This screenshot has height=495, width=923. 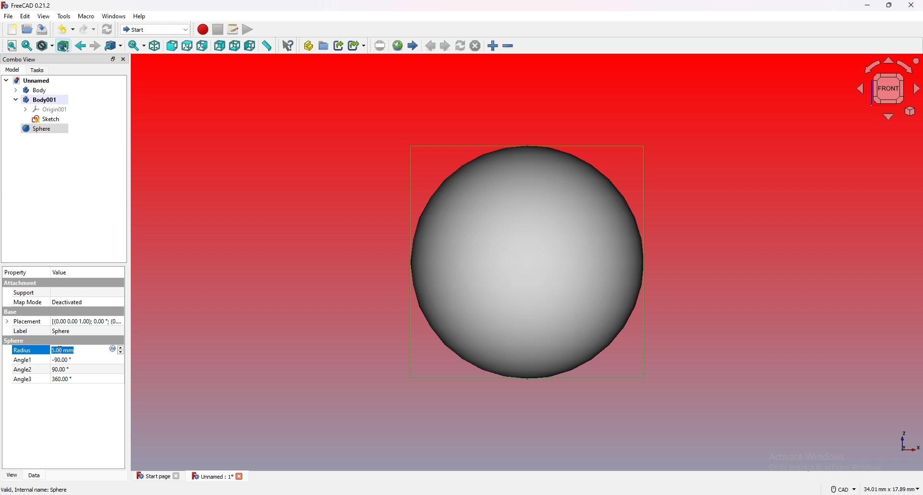 What do you see at coordinates (9, 16) in the screenshot?
I see `file` at bounding box center [9, 16].